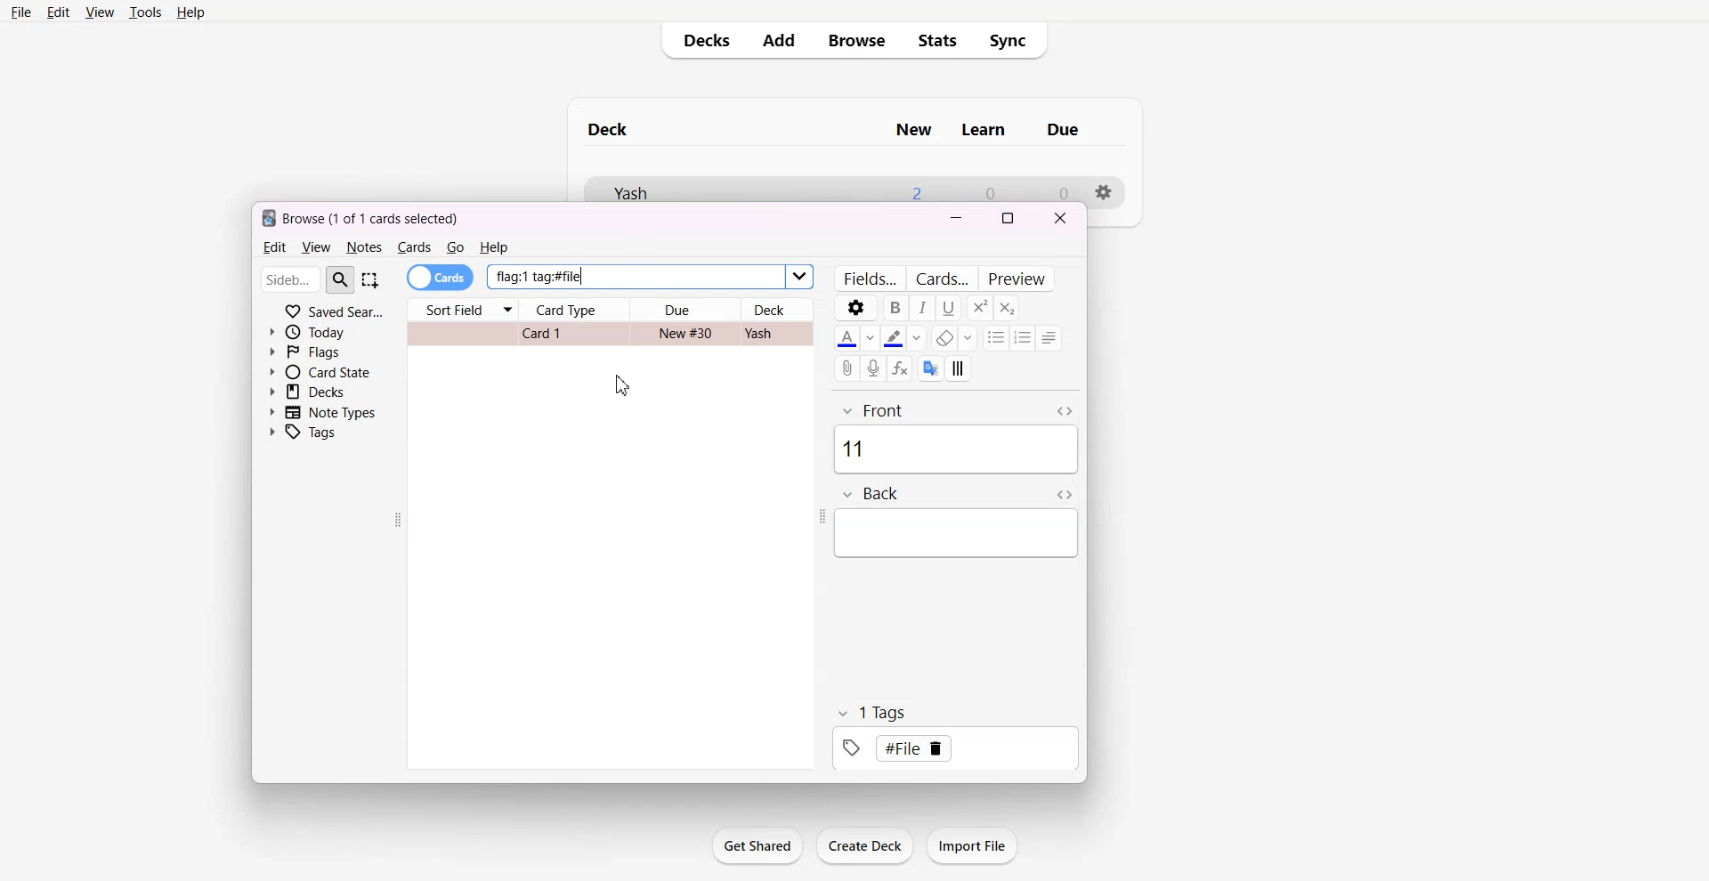 This screenshot has width=1709, height=881. Describe the element at coordinates (768, 335) in the screenshot. I see `yash` at that location.